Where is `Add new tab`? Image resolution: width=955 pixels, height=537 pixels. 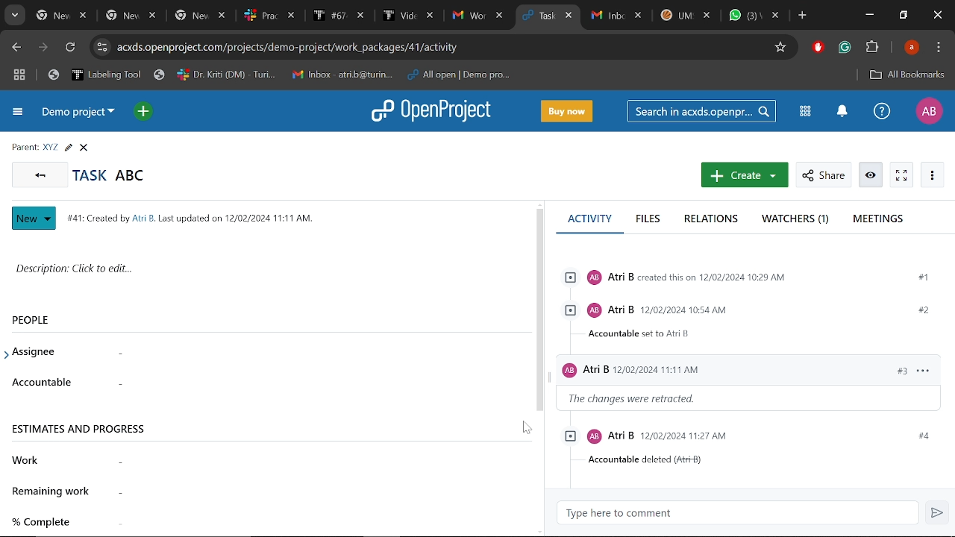
Add new tab is located at coordinates (803, 17).